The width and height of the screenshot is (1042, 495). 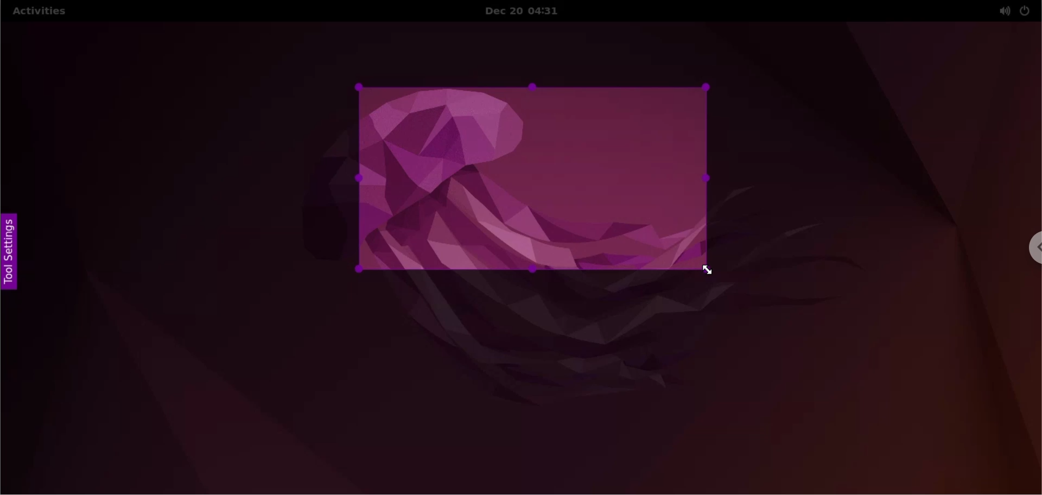 What do you see at coordinates (714, 272) in the screenshot?
I see `cursor` at bounding box center [714, 272].